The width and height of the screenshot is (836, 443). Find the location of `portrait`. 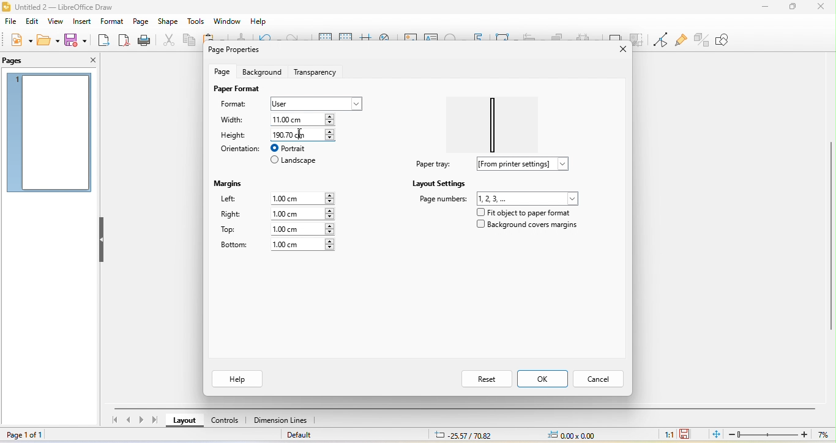

portrait is located at coordinates (296, 148).